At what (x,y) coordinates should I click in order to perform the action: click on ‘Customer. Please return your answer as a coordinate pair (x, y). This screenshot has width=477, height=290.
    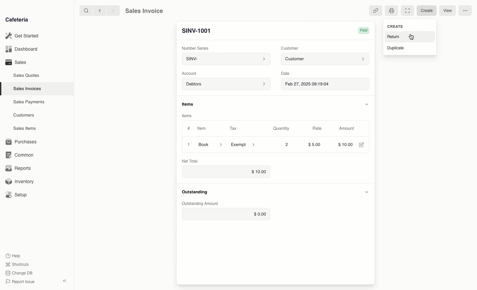
    Looking at the image, I should click on (290, 48).